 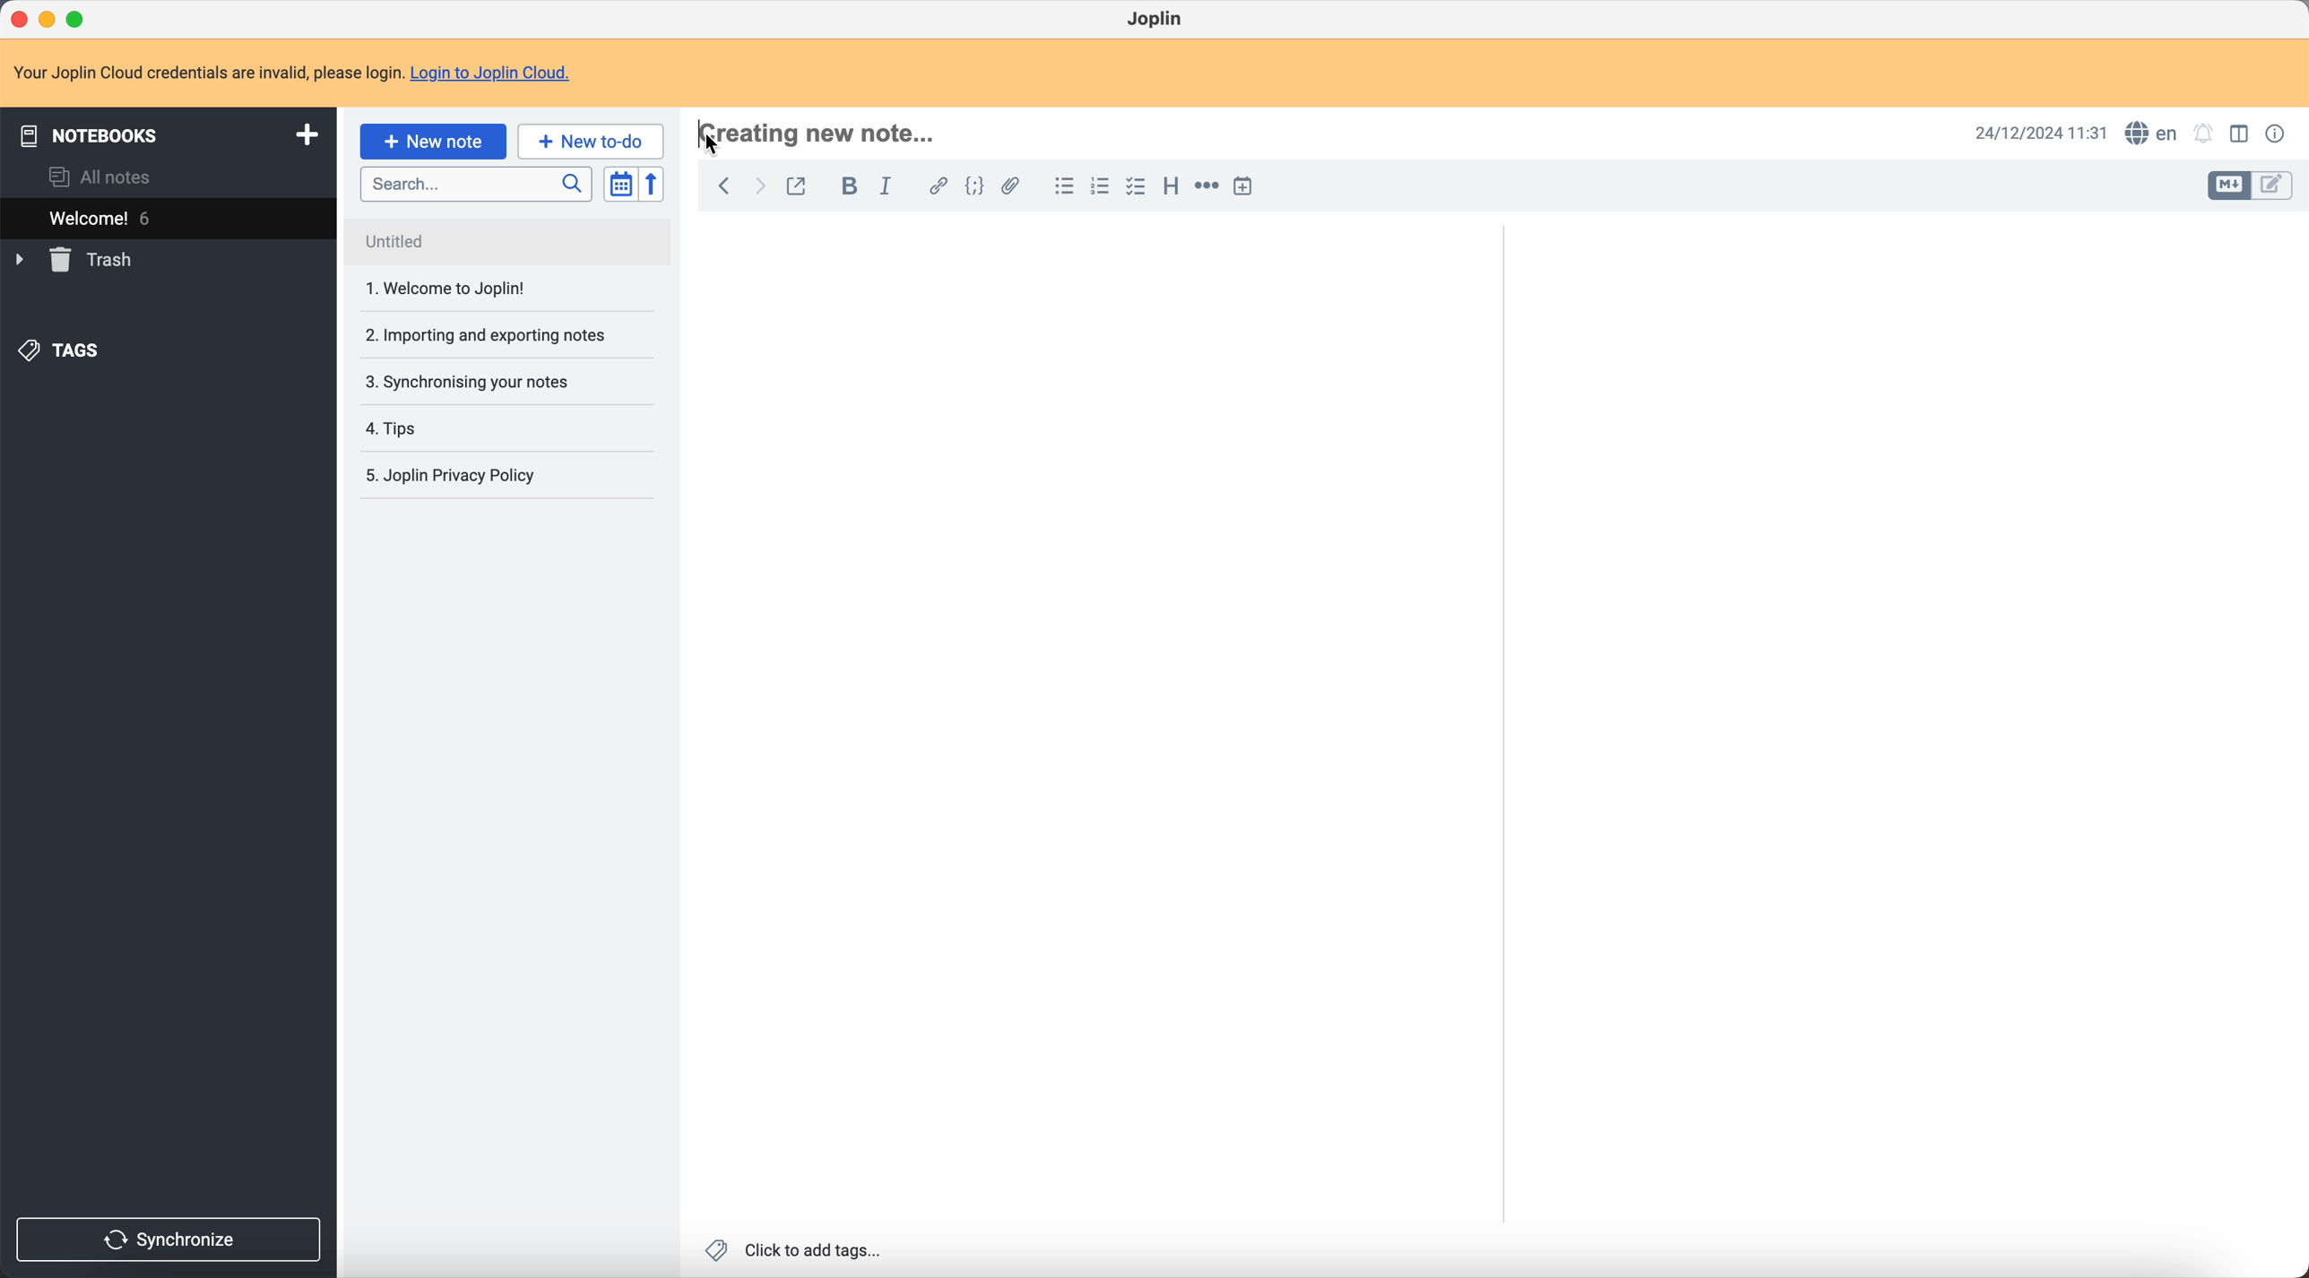 I want to click on numbered list, so click(x=1103, y=186).